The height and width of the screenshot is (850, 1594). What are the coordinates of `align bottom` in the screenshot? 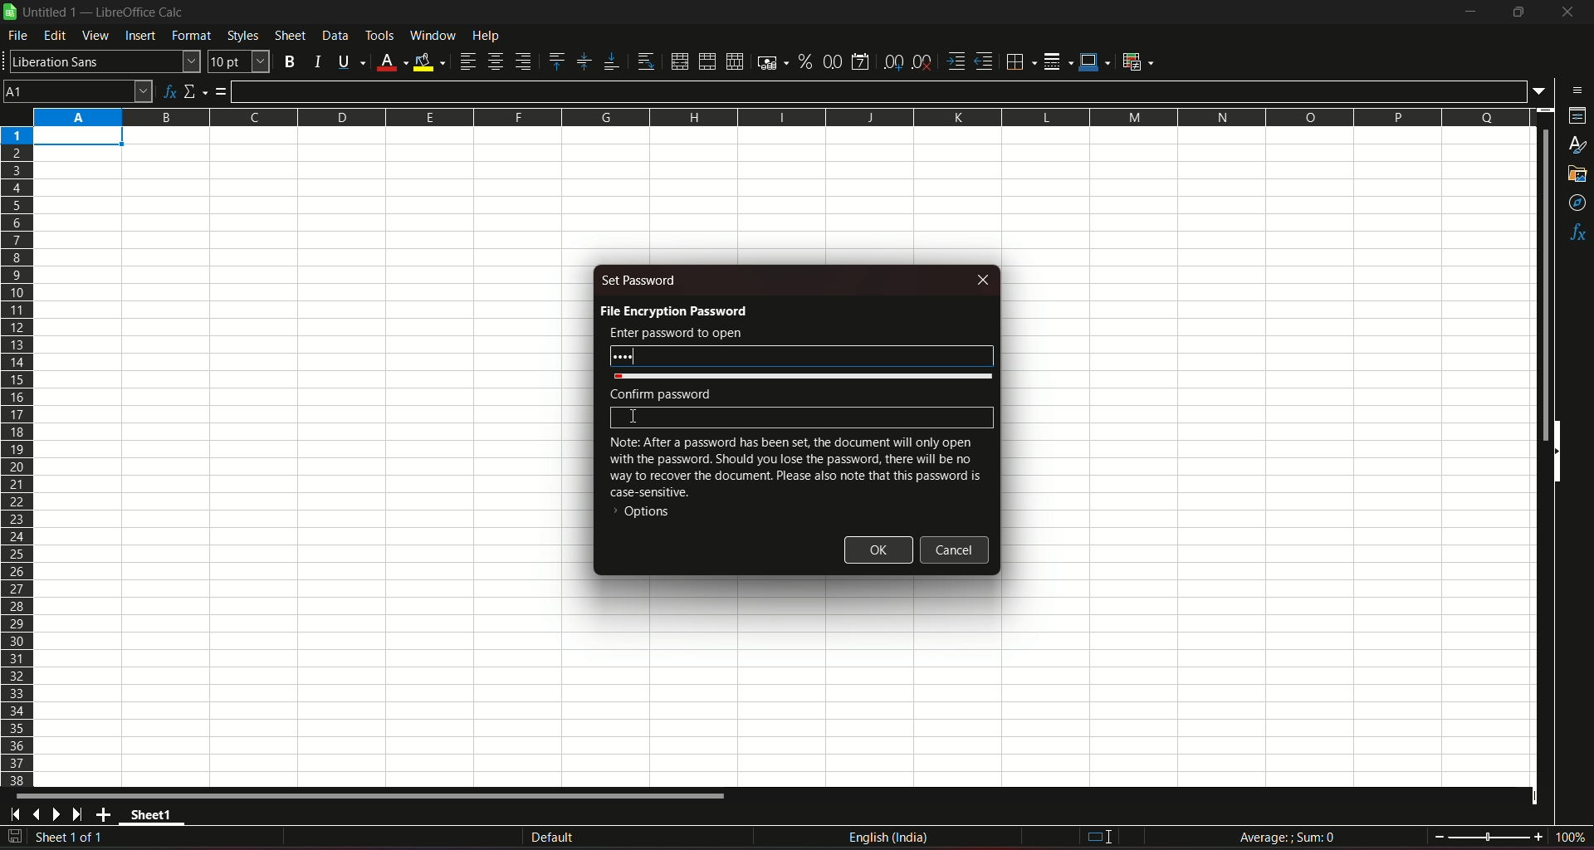 It's located at (608, 60).